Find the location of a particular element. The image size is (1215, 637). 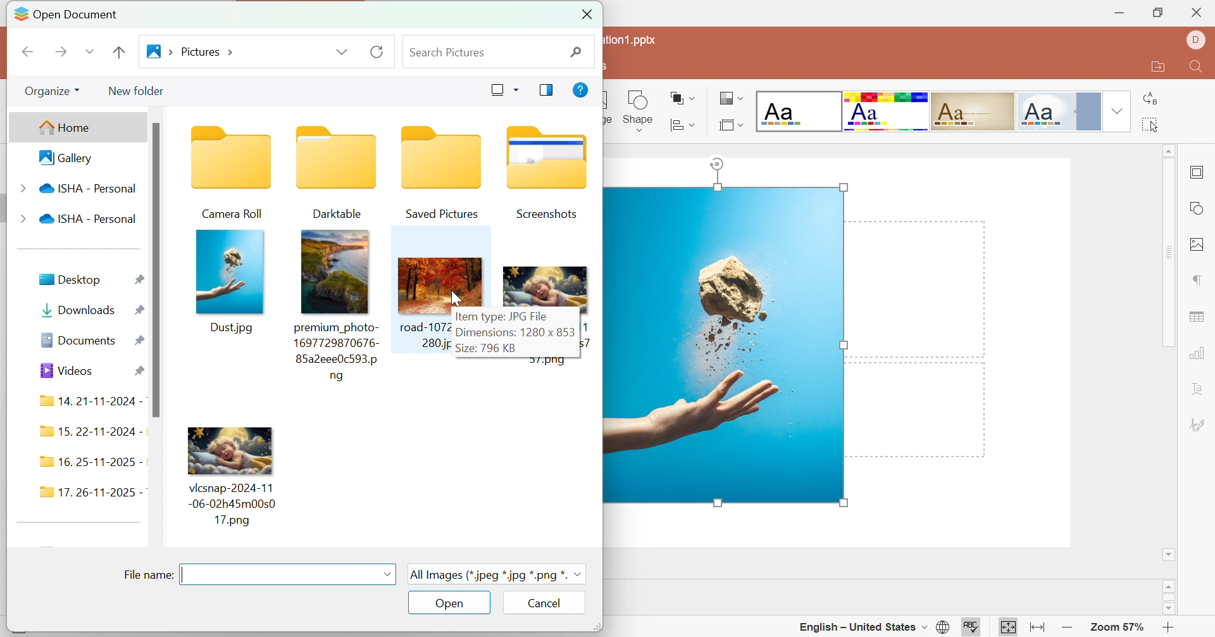

Screenshots is located at coordinates (549, 170).